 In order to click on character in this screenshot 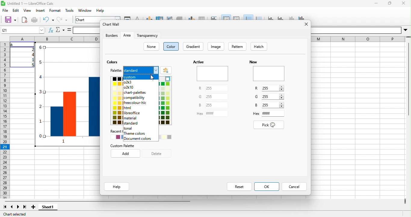, I will do `click(138, 18)`.